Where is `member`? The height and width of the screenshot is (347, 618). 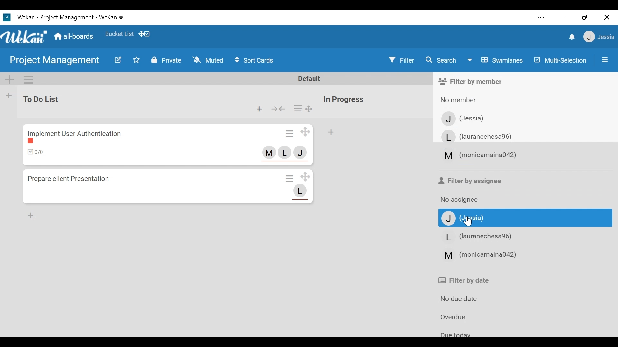
member is located at coordinates (479, 155).